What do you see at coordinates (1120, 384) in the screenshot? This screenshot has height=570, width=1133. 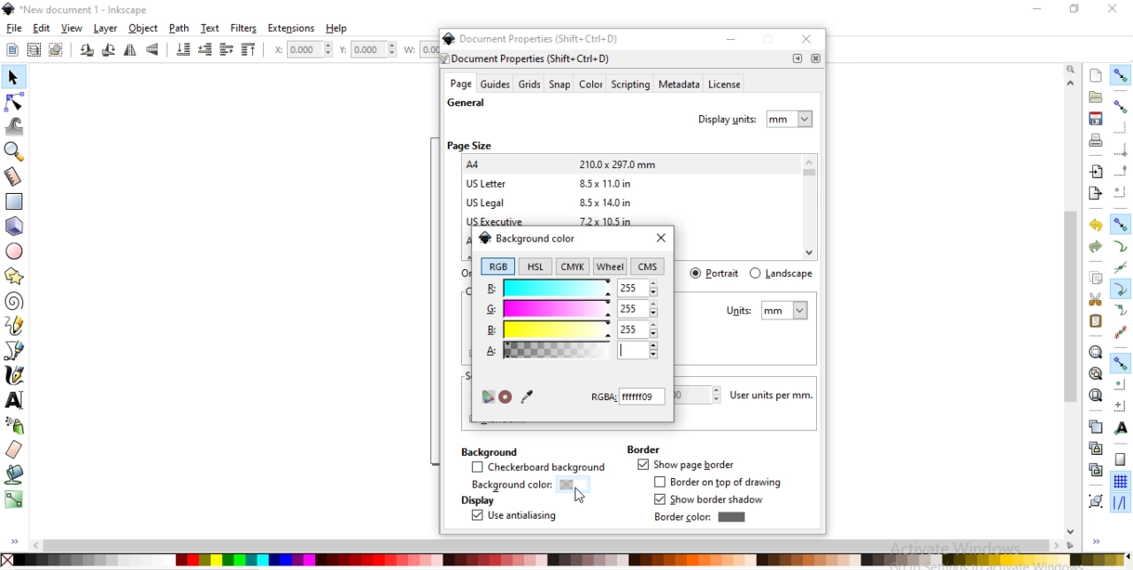 I see `snap centers of objects` at bounding box center [1120, 384].